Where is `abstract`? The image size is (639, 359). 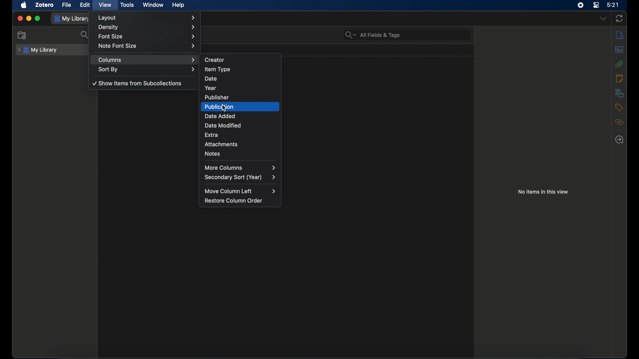 abstract is located at coordinates (619, 49).